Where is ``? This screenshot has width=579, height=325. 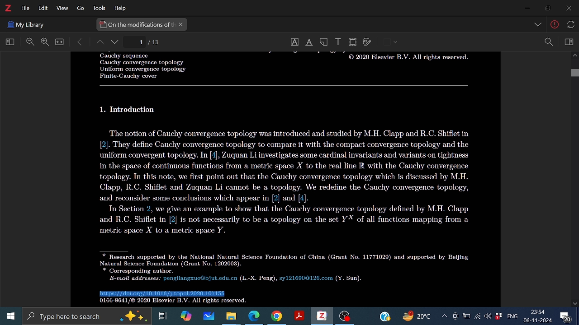
 is located at coordinates (555, 26).